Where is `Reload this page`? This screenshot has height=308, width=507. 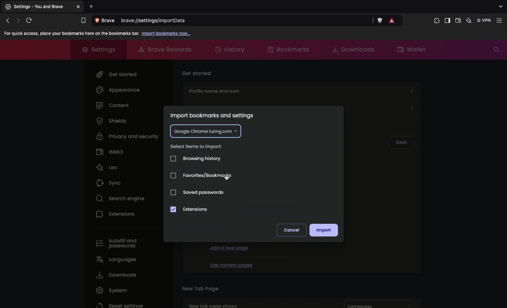
Reload this page is located at coordinates (31, 20).